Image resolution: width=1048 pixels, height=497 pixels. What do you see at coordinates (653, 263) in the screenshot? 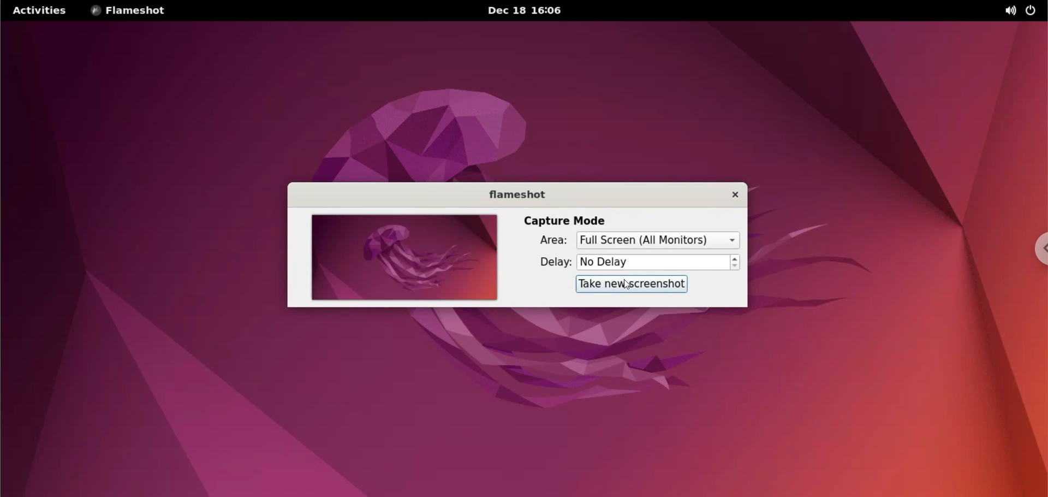
I see `delay options` at bounding box center [653, 263].